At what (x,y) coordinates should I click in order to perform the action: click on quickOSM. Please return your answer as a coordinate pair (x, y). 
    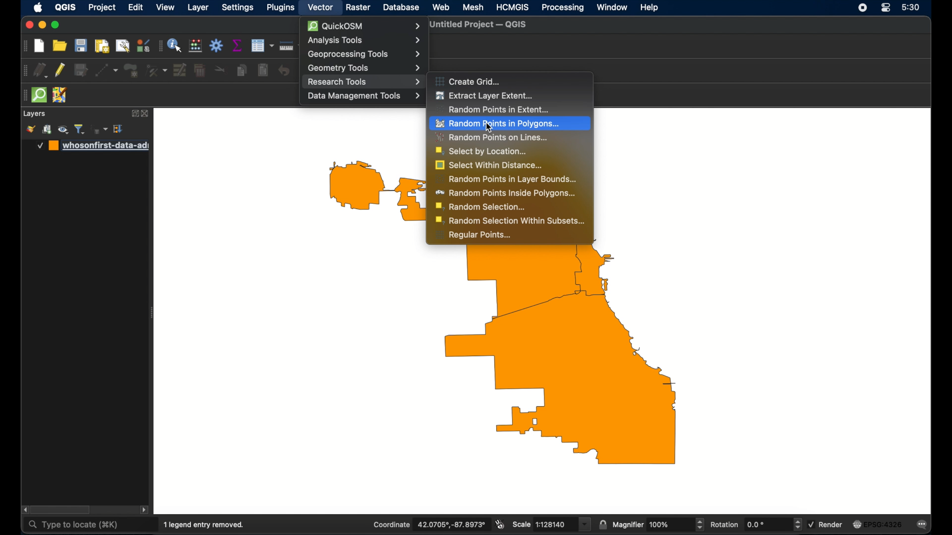
    Looking at the image, I should click on (364, 26).